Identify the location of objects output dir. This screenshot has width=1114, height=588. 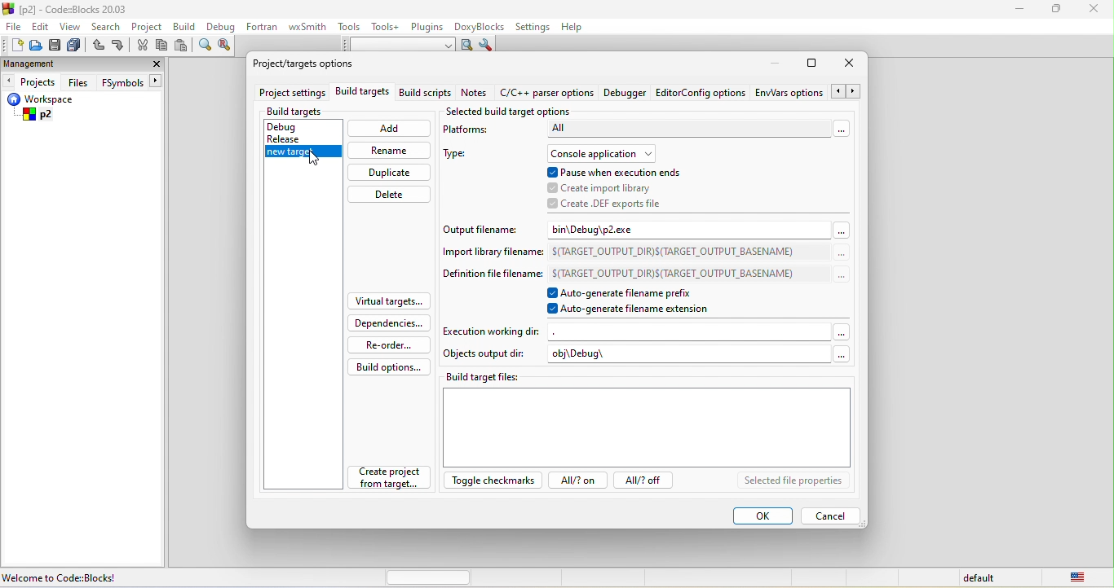
(486, 355).